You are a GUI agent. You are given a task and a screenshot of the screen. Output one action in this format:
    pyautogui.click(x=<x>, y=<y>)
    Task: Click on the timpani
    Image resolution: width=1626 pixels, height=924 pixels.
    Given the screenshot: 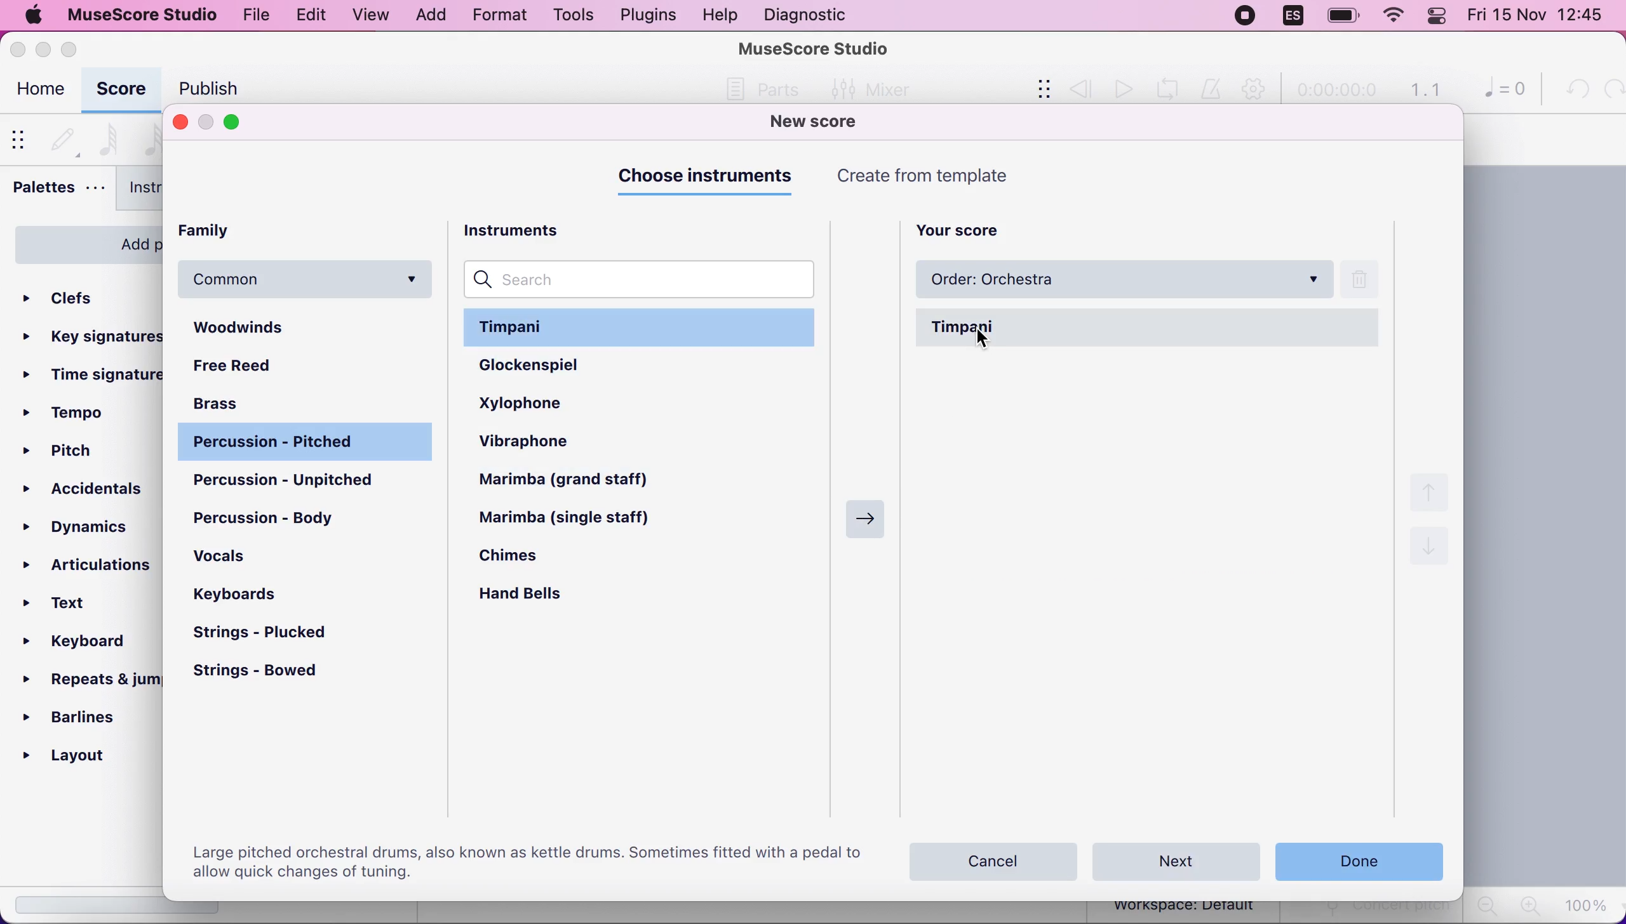 What is the action you would take?
    pyautogui.click(x=643, y=326)
    